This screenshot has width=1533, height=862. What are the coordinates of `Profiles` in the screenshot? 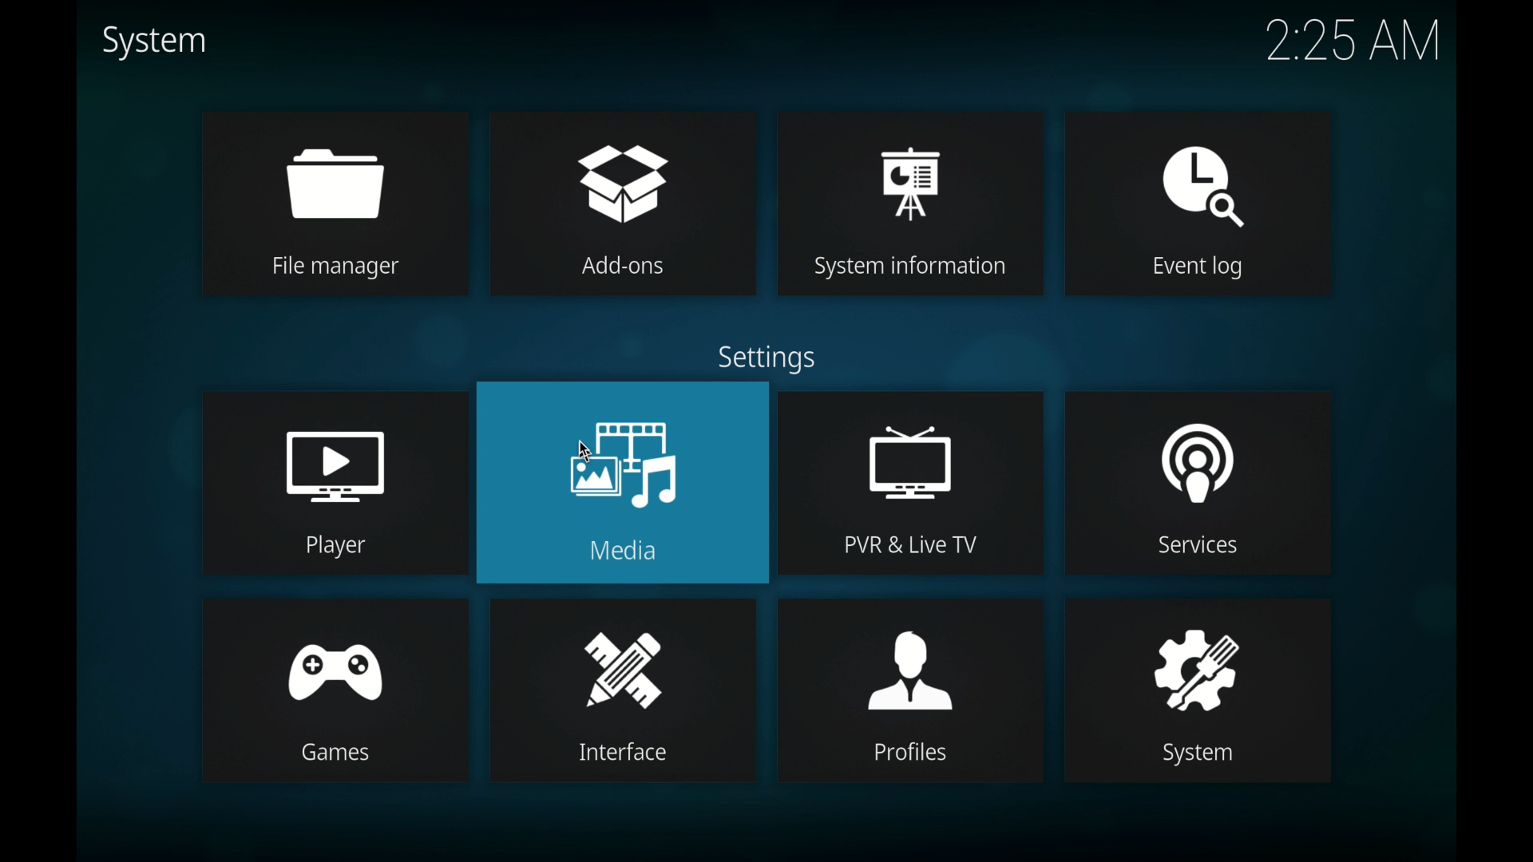 It's located at (906, 753).